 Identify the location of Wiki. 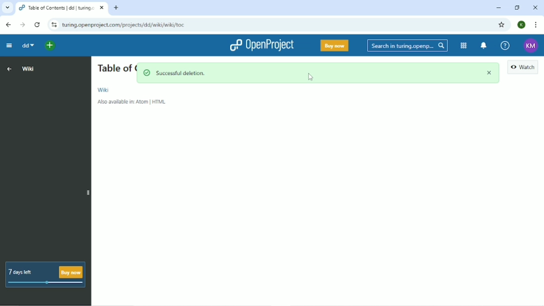
(104, 90).